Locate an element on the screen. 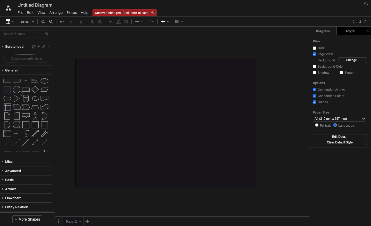 The image size is (371, 226). Shape is located at coordinates (6, 89).